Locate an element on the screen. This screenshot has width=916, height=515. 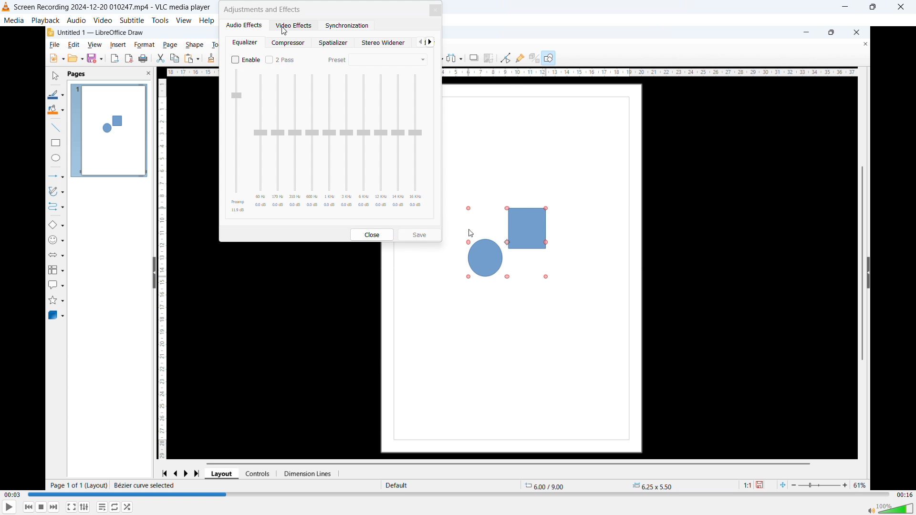
subtitle is located at coordinates (132, 20).